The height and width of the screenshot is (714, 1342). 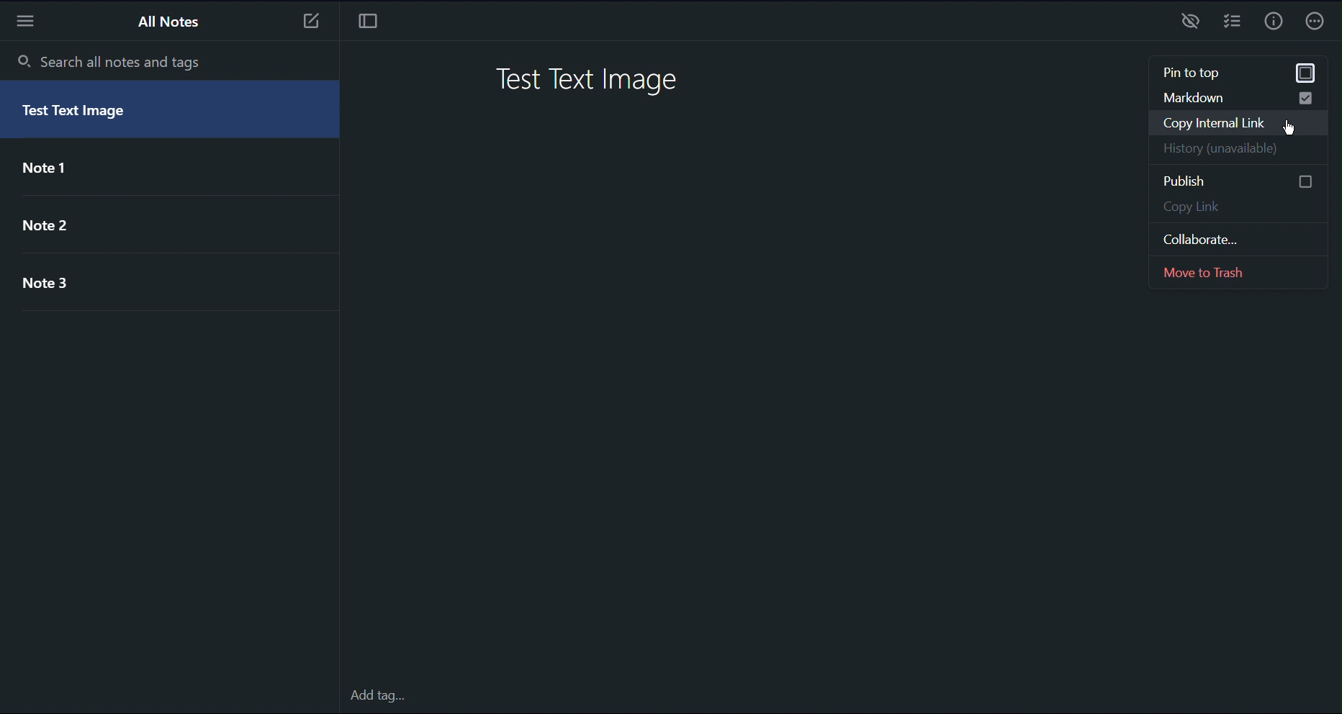 What do you see at coordinates (1234, 97) in the screenshot?
I see `Markdown` at bounding box center [1234, 97].